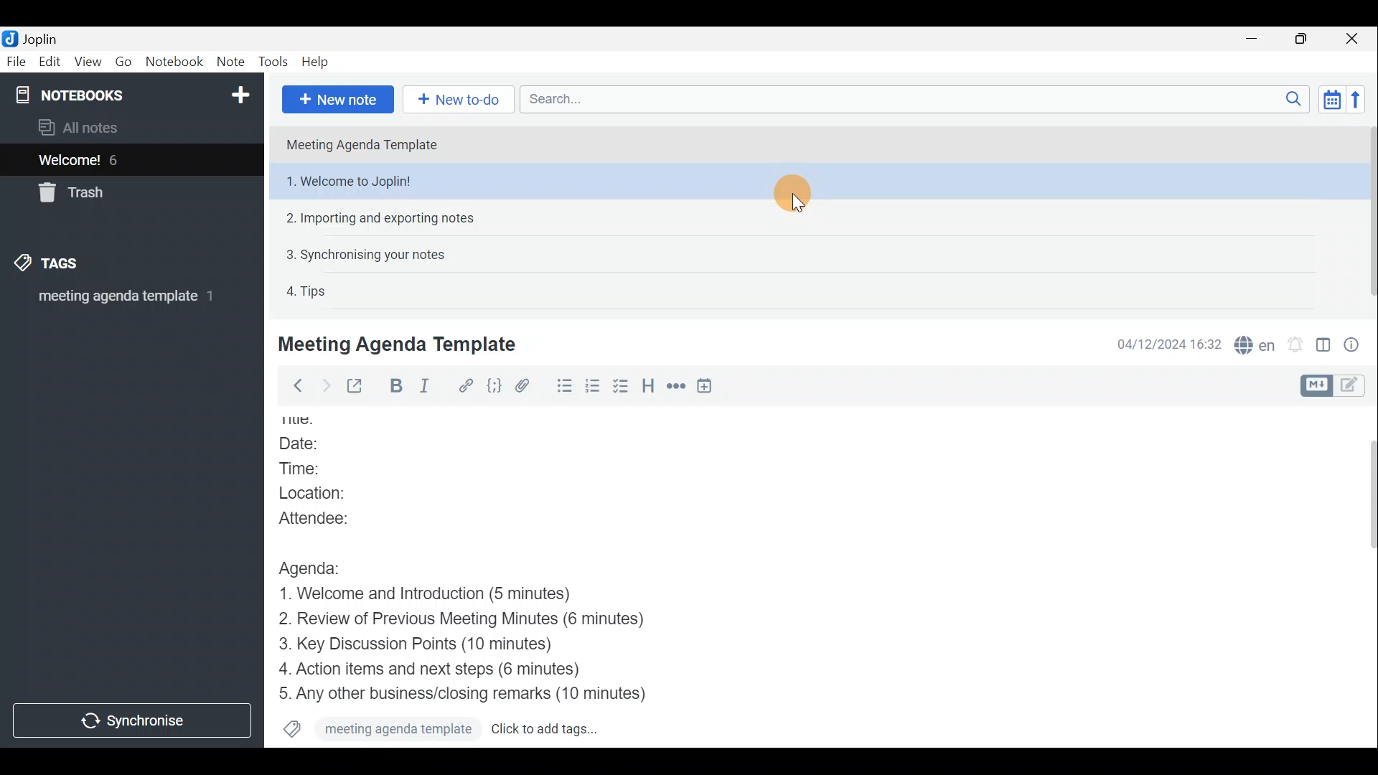 Image resolution: width=1378 pixels, height=775 pixels. Describe the element at coordinates (1254, 38) in the screenshot. I see `Minimise` at that location.